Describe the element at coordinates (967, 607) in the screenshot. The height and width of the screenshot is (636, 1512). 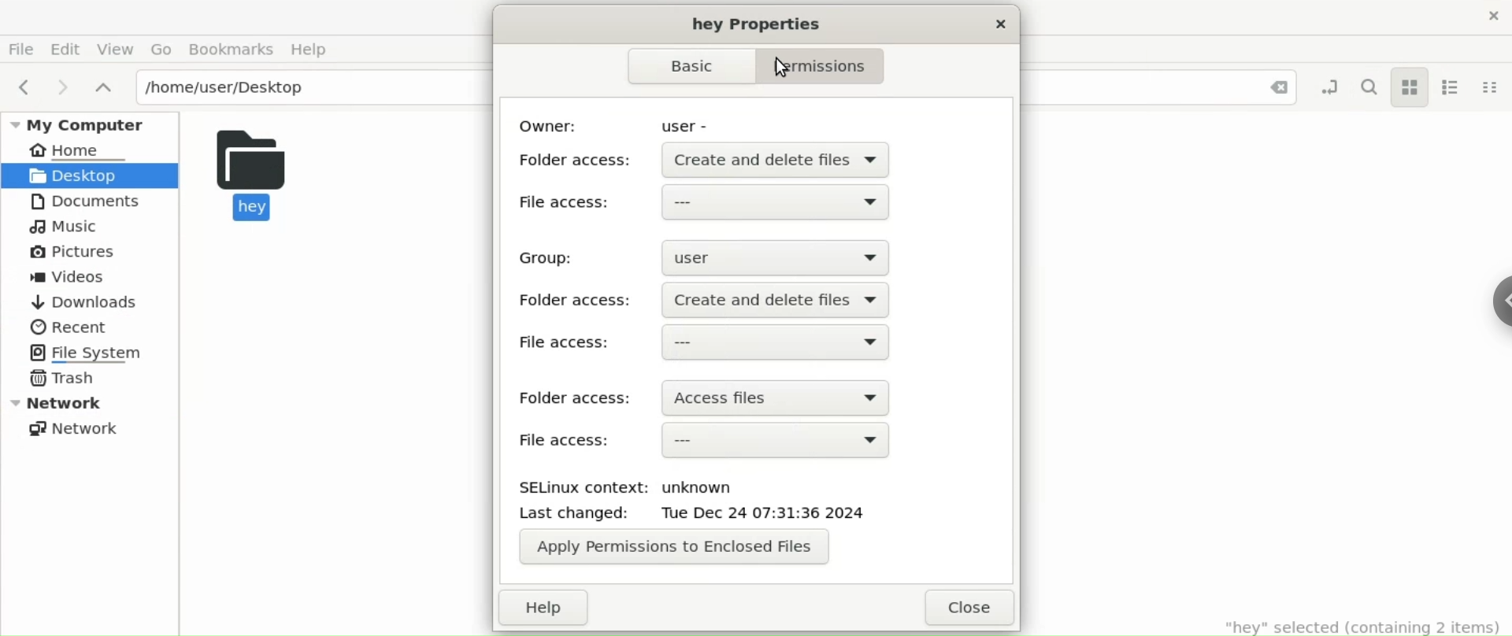
I see `close` at that location.